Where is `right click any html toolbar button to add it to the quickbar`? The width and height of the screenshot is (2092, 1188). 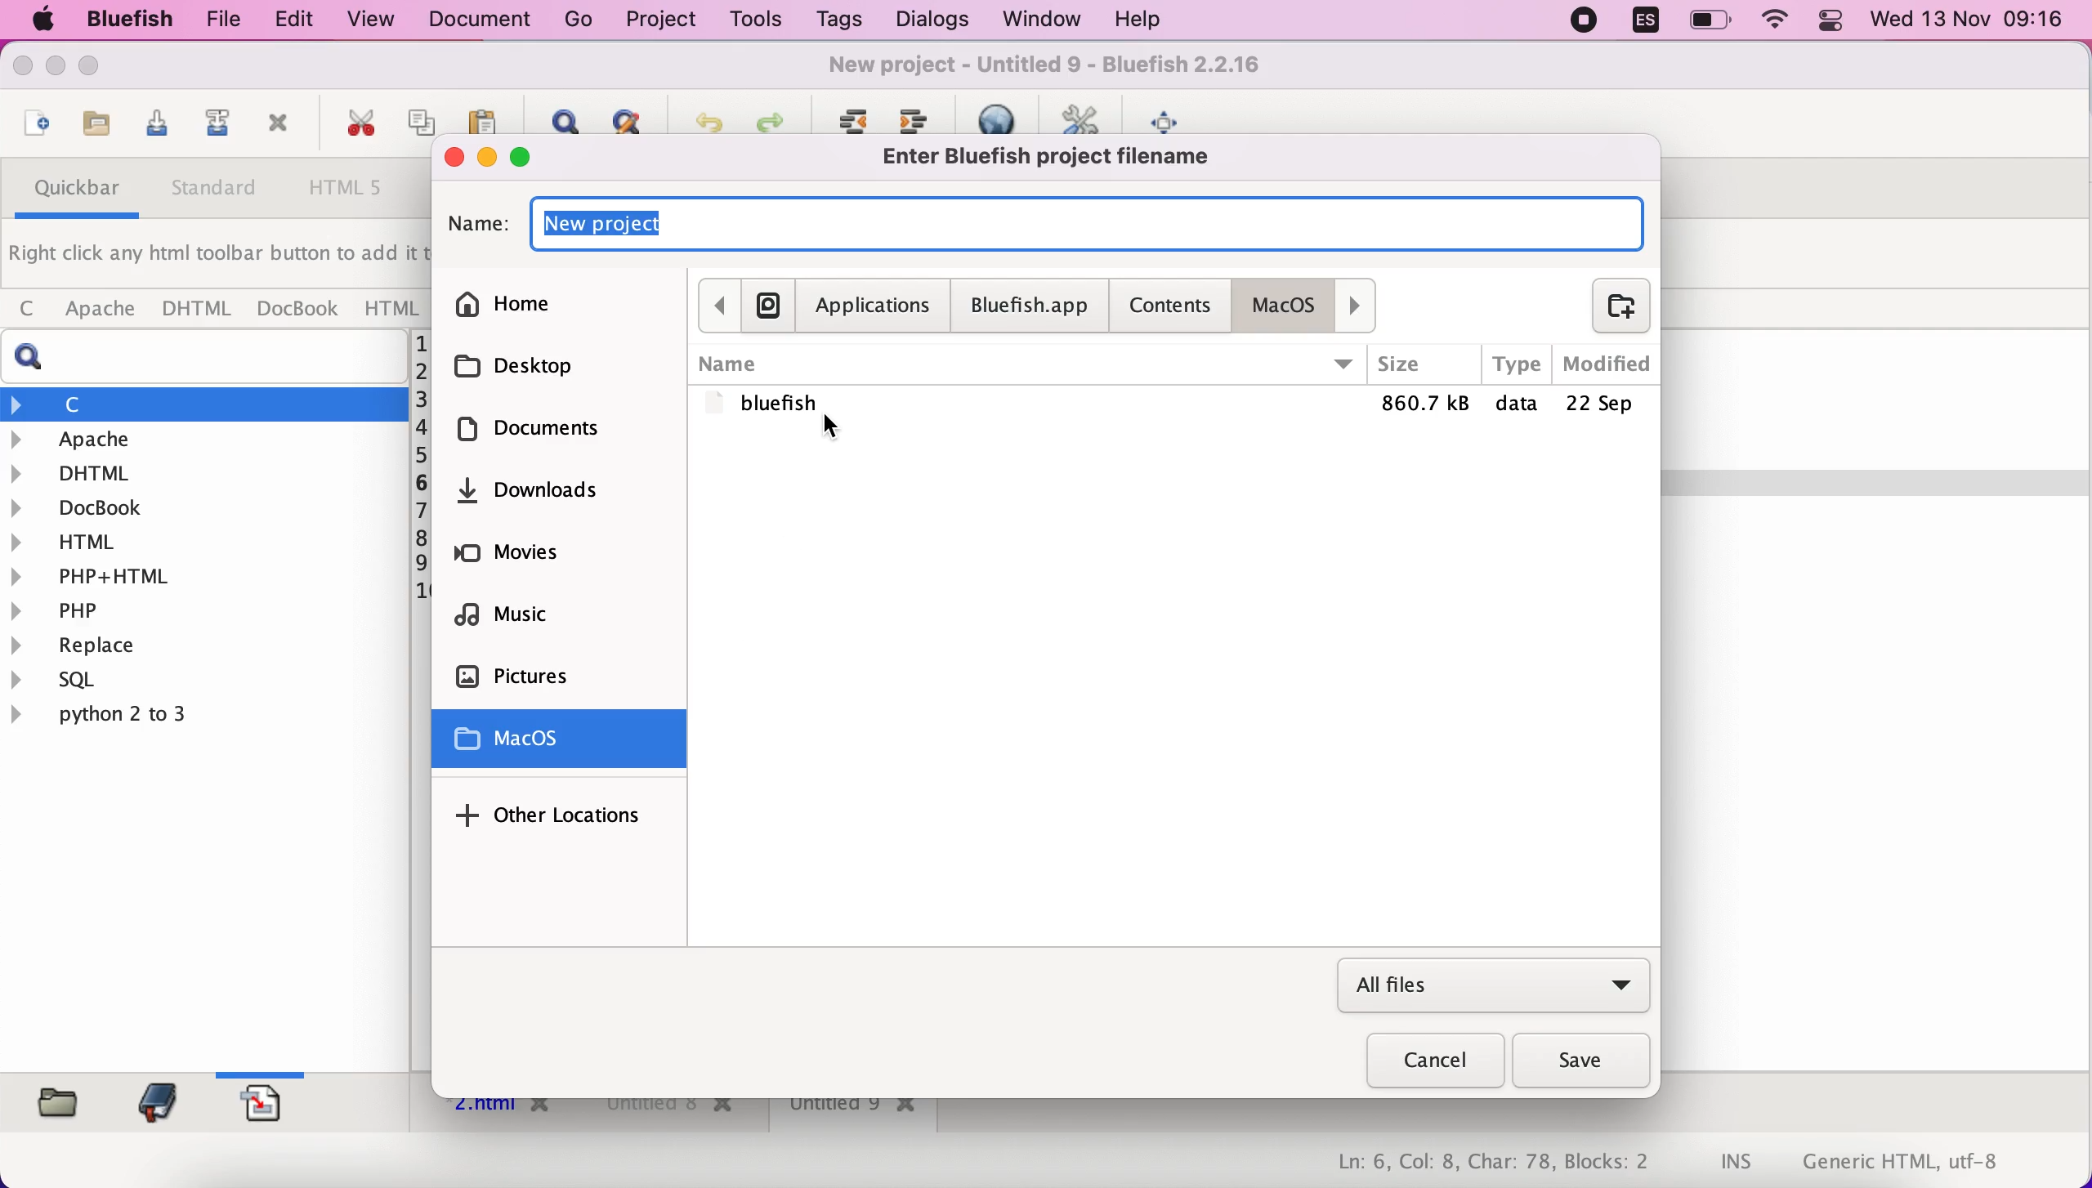
right click any html toolbar button to add it to the quickbar is located at coordinates (217, 258).